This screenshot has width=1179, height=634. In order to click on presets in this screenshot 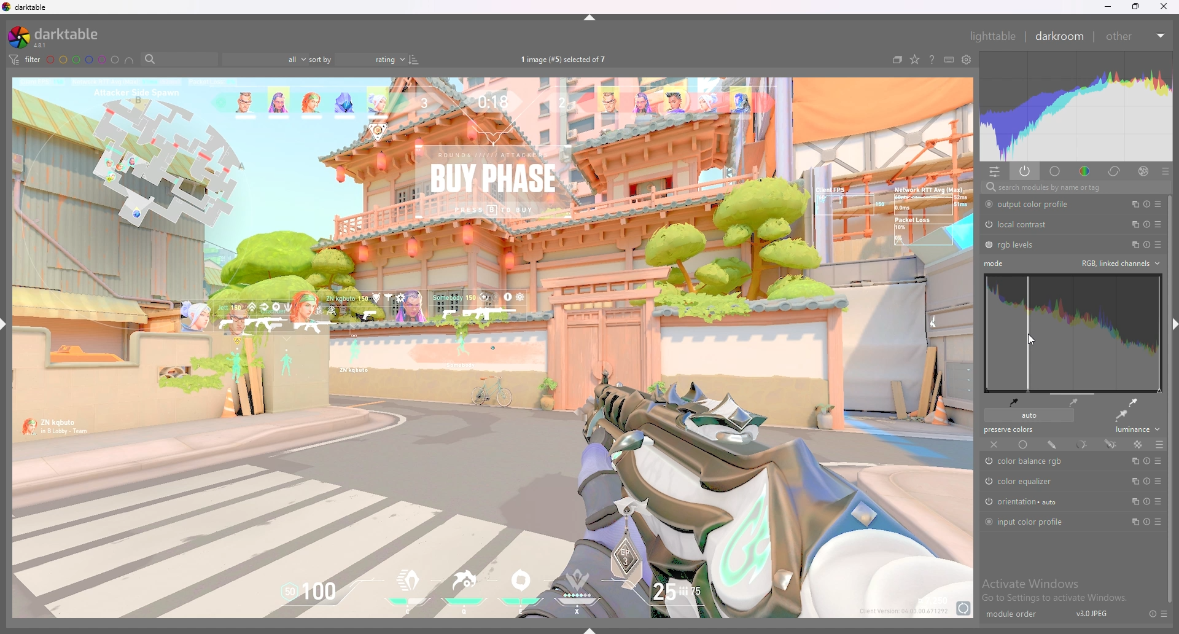, I will do `click(1165, 171)`.